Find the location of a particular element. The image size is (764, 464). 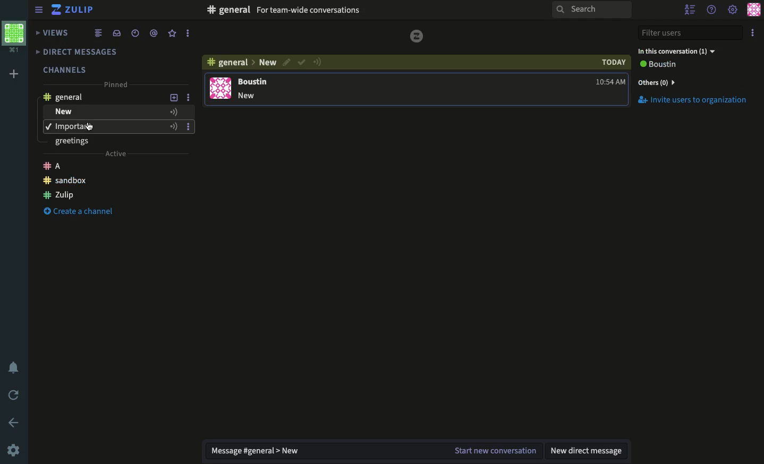

Zulip is located at coordinates (75, 10).